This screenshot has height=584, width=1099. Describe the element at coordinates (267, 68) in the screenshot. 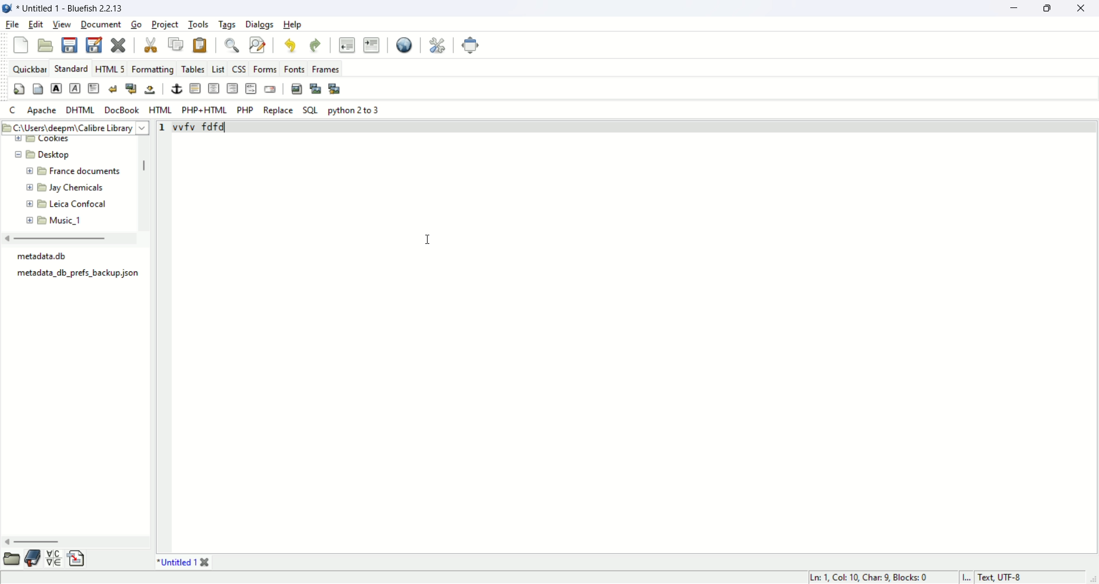

I see `forms` at that location.